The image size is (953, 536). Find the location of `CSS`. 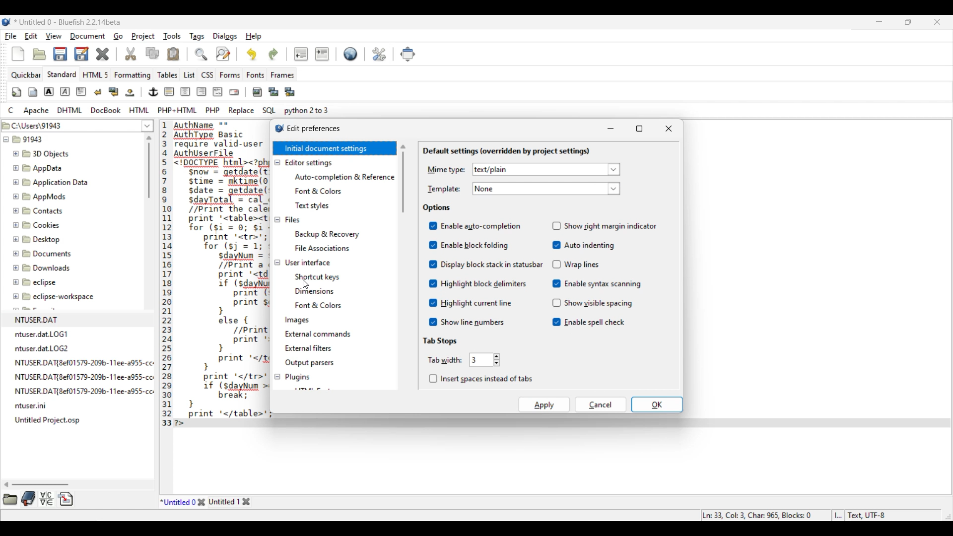

CSS is located at coordinates (207, 75).